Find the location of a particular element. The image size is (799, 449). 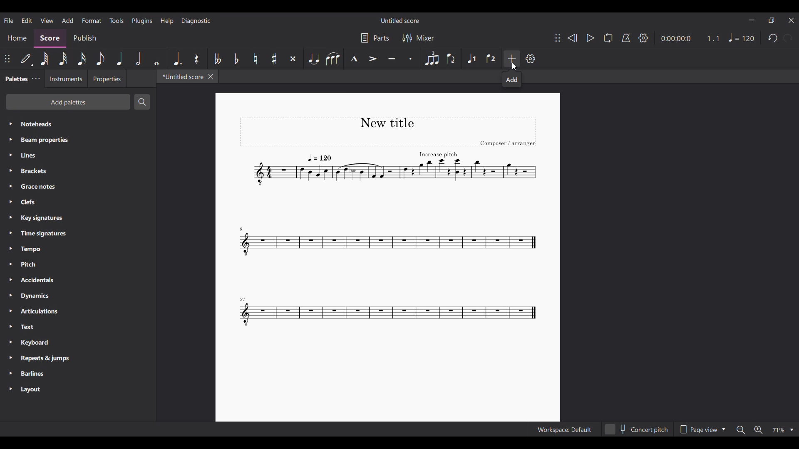

Cursor is located at coordinates (514, 67).